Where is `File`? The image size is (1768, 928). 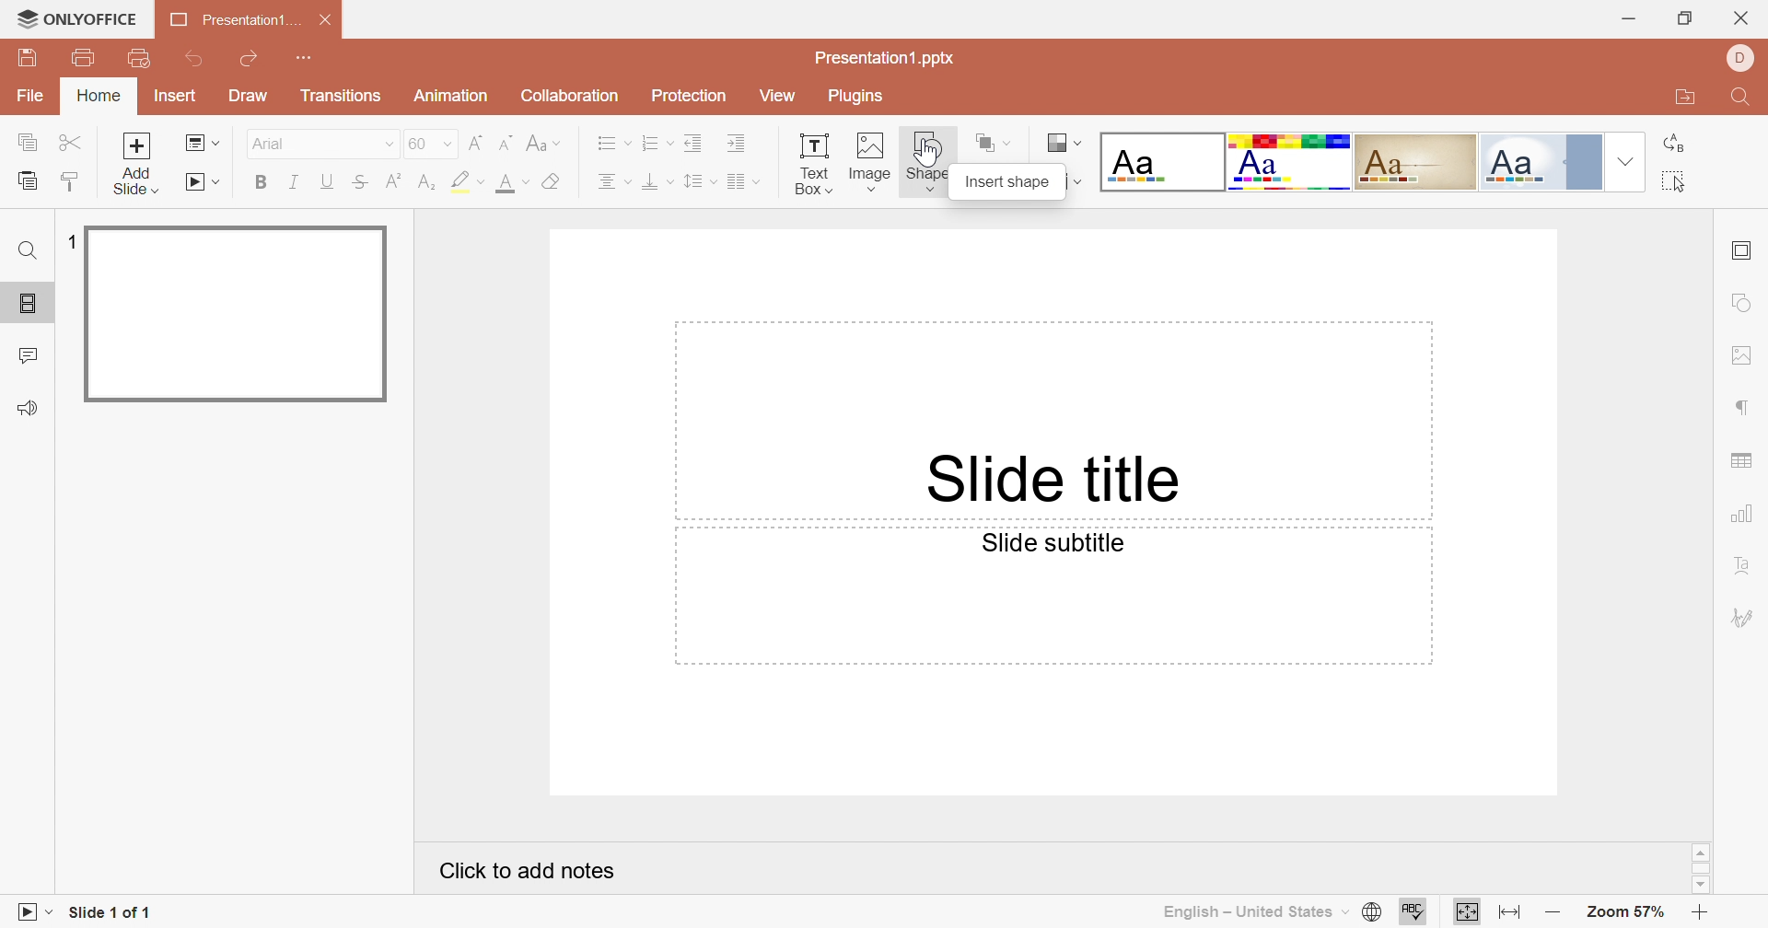
File is located at coordinates (30, 97).